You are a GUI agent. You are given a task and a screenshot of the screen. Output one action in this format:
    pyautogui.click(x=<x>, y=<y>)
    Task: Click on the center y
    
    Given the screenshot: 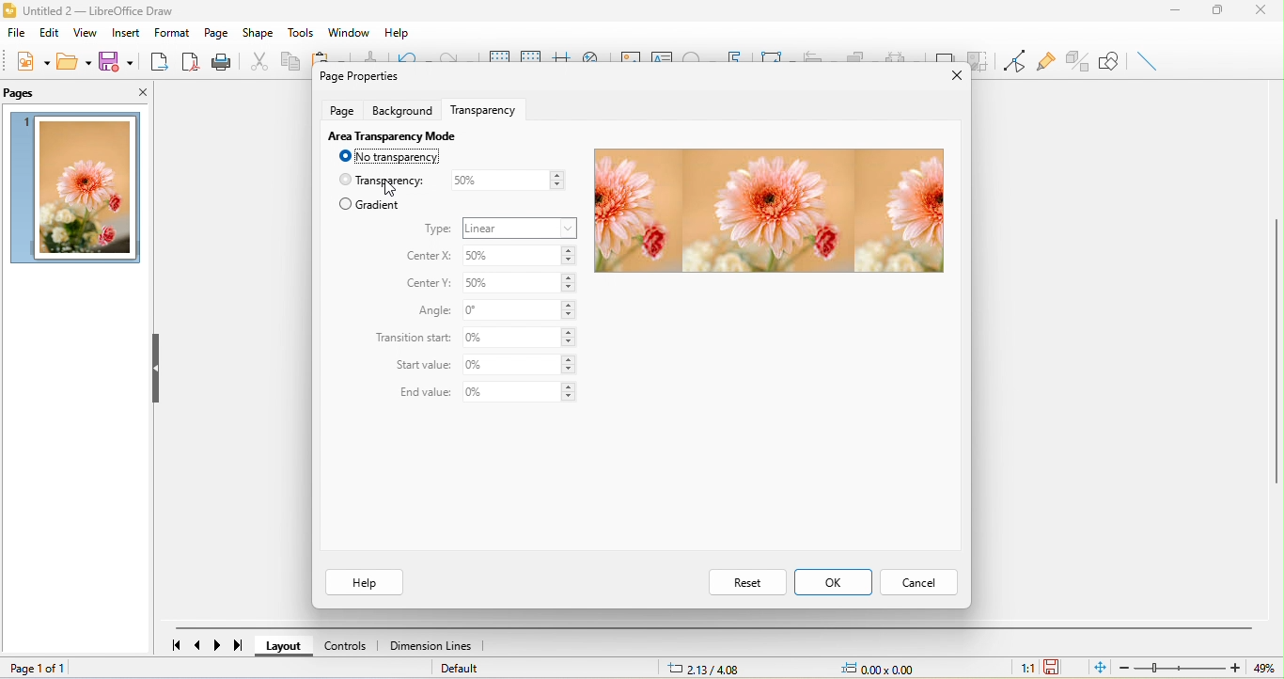 What is the action you would take?
    pyautogui.click(x=431, y=284)
    